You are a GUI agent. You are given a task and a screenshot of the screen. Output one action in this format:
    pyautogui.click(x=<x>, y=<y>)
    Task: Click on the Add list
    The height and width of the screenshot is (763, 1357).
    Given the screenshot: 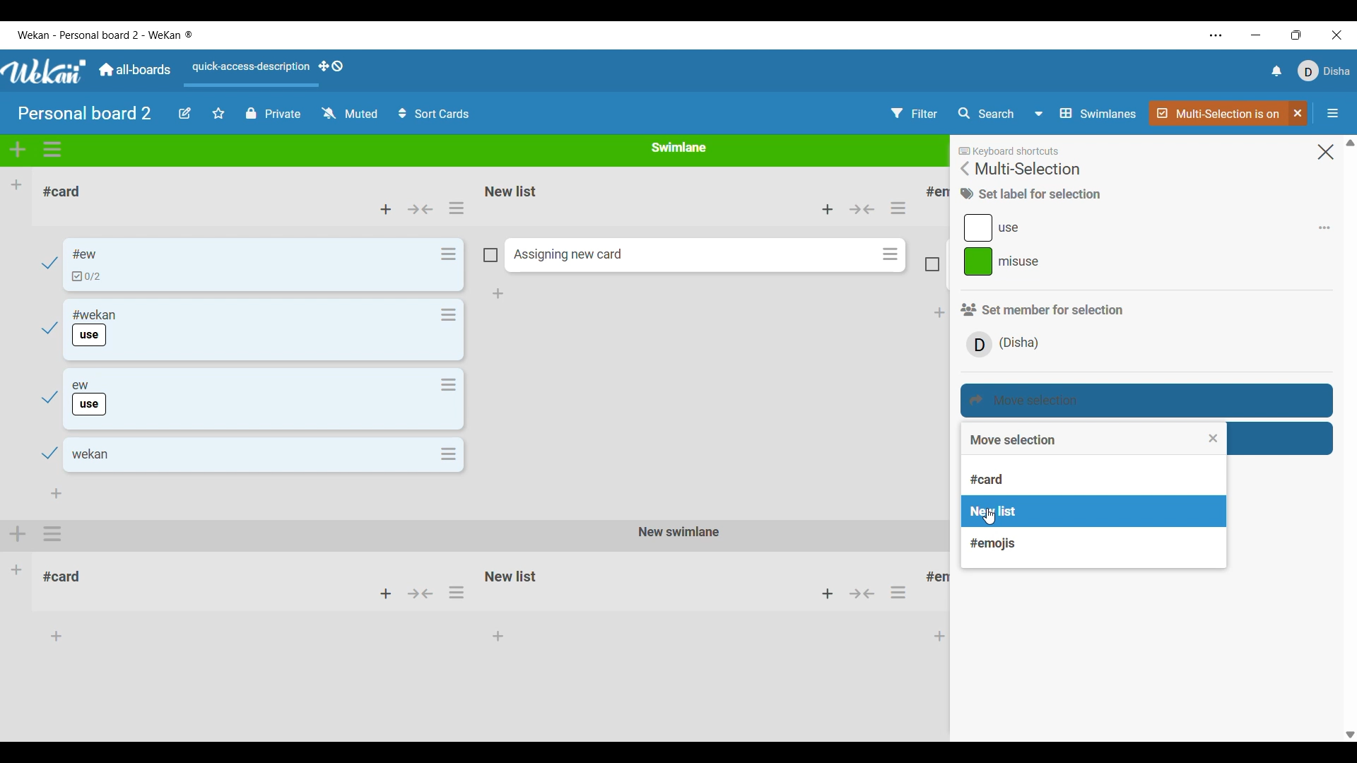 What is the action you would take?
    pyautogui.click(x=16, y=185)
    